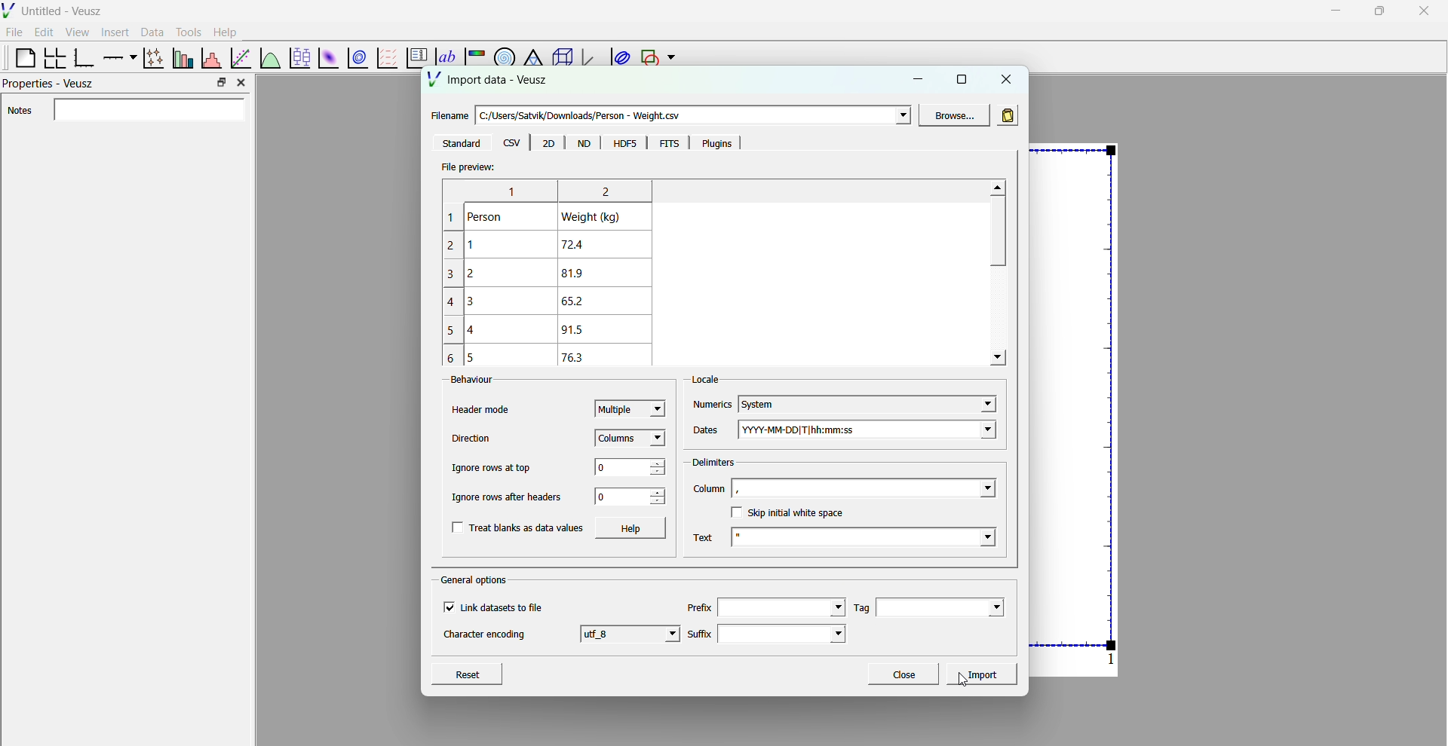 This screenshot has height=746, width=1448. Describe the element at coordinates (54, 59) in the screenshot. I see `Arrange a graph in a grid` at that location.